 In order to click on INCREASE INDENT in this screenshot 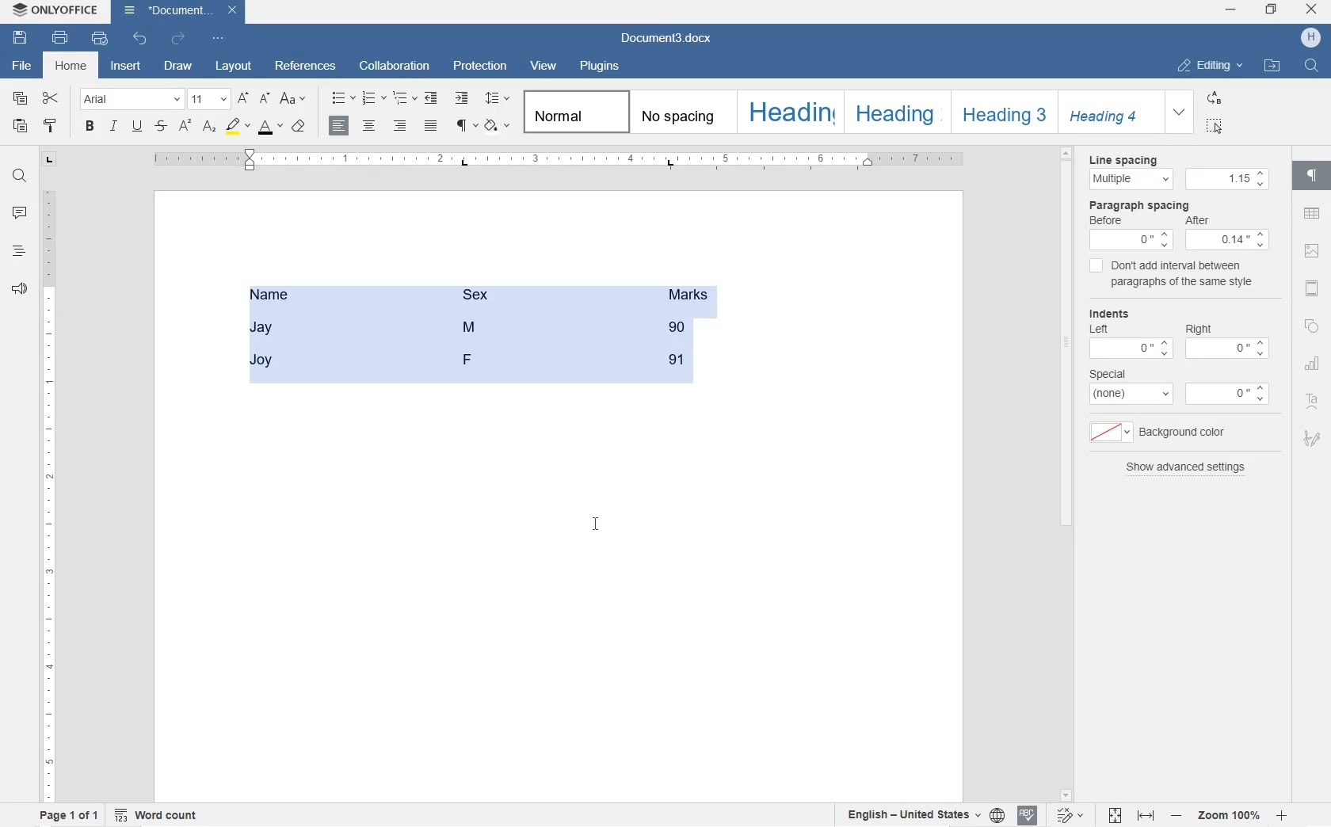, I will do `click(461, 97)`.